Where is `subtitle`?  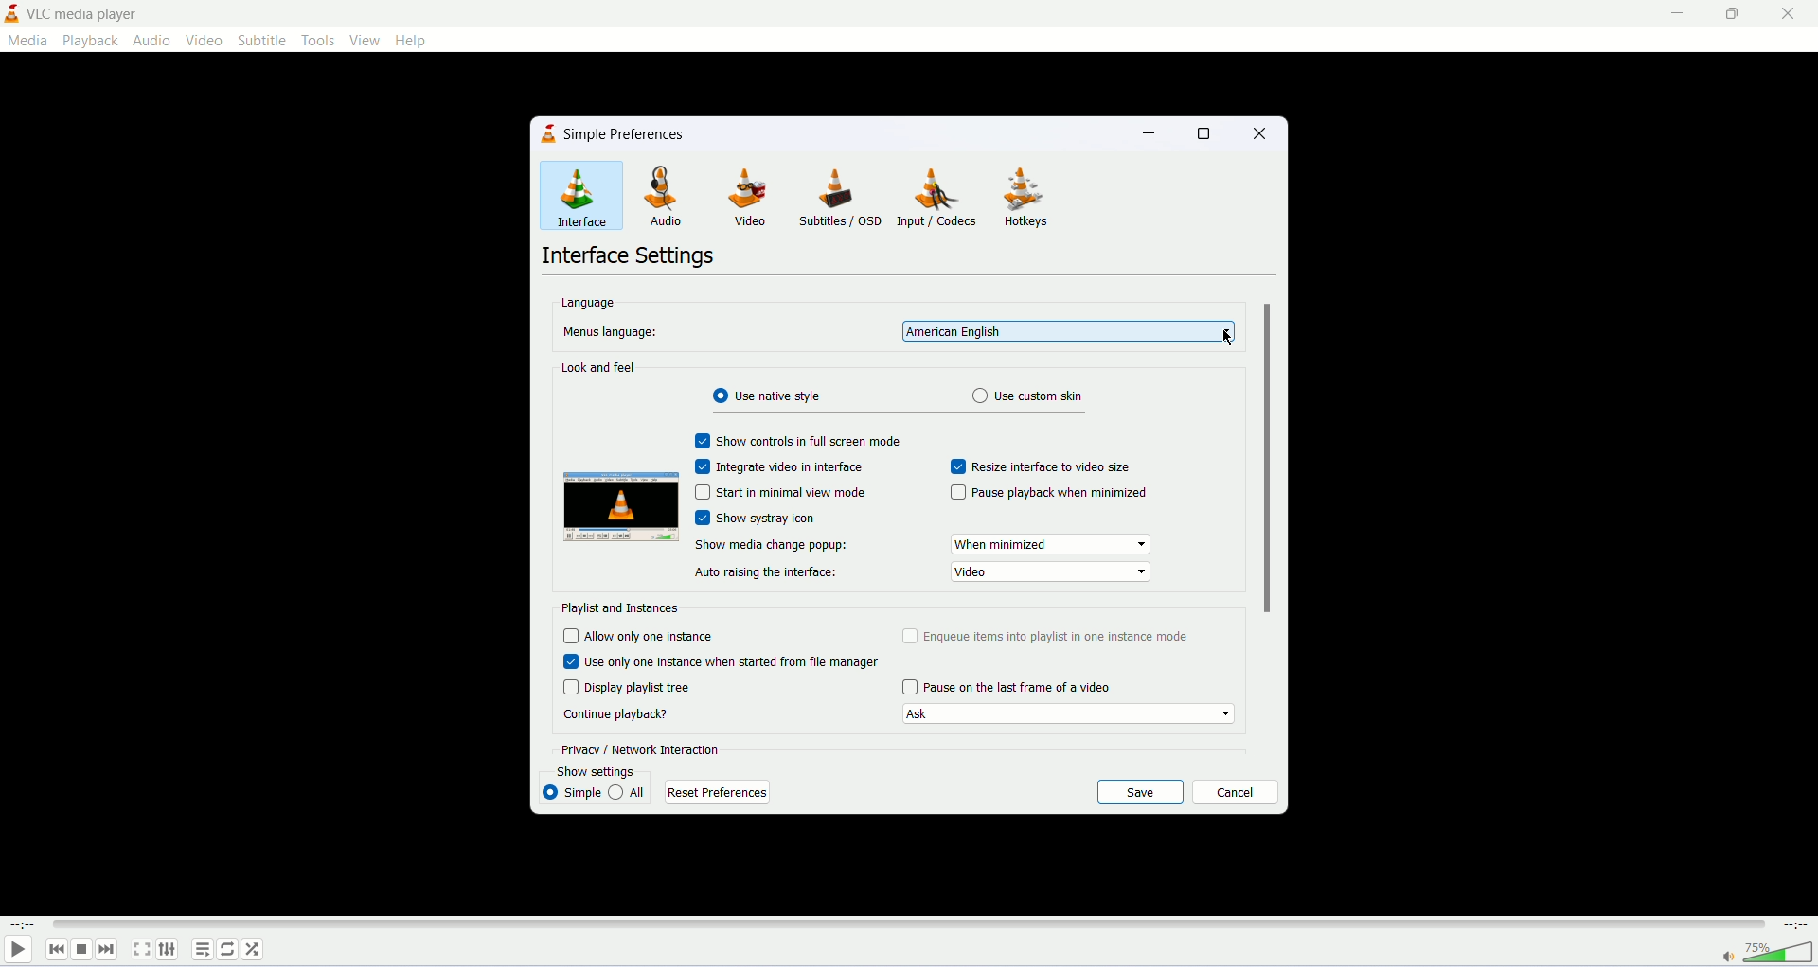 subtitle is located at coordinates (265, 40).